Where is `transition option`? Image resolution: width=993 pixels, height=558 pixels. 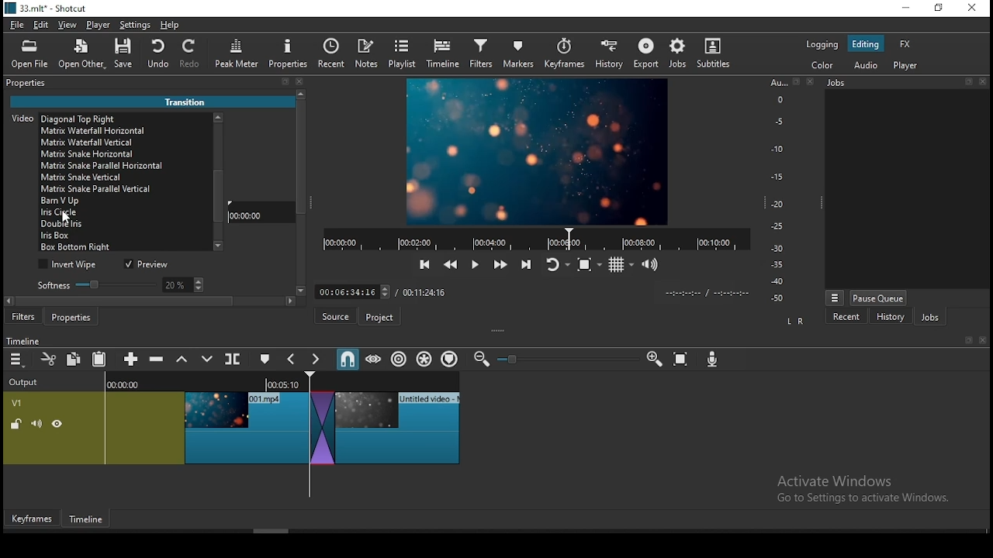 transition option is located at coordinates (121, 178).